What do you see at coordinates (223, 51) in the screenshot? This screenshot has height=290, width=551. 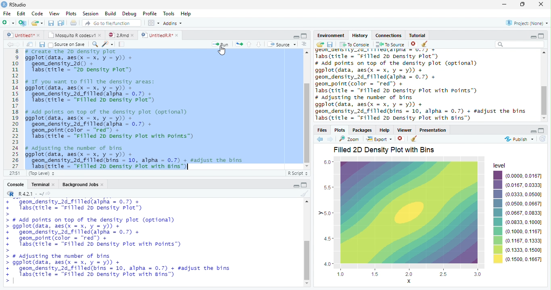 I see `cursor` at bounding box center [223, 51].